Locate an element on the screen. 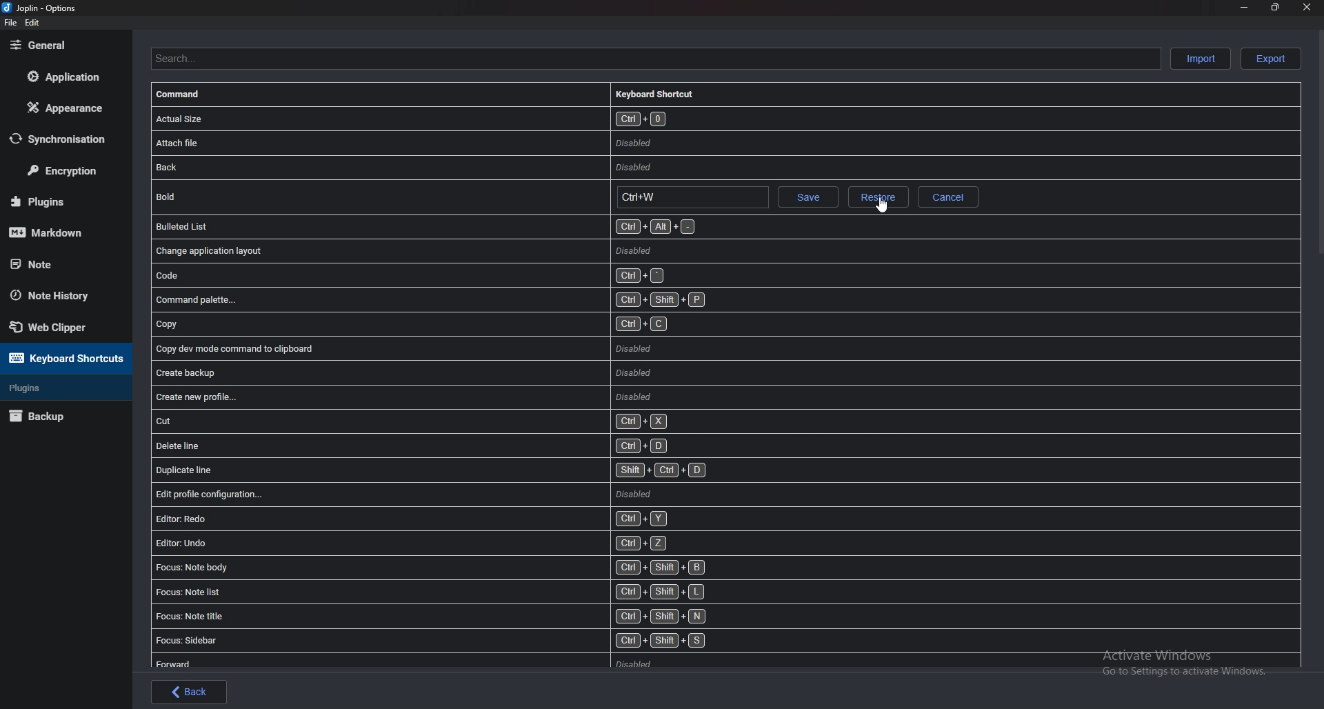 The height and width of the screenshot is (709, 1324). Backup is located at coordinates (57, 417).